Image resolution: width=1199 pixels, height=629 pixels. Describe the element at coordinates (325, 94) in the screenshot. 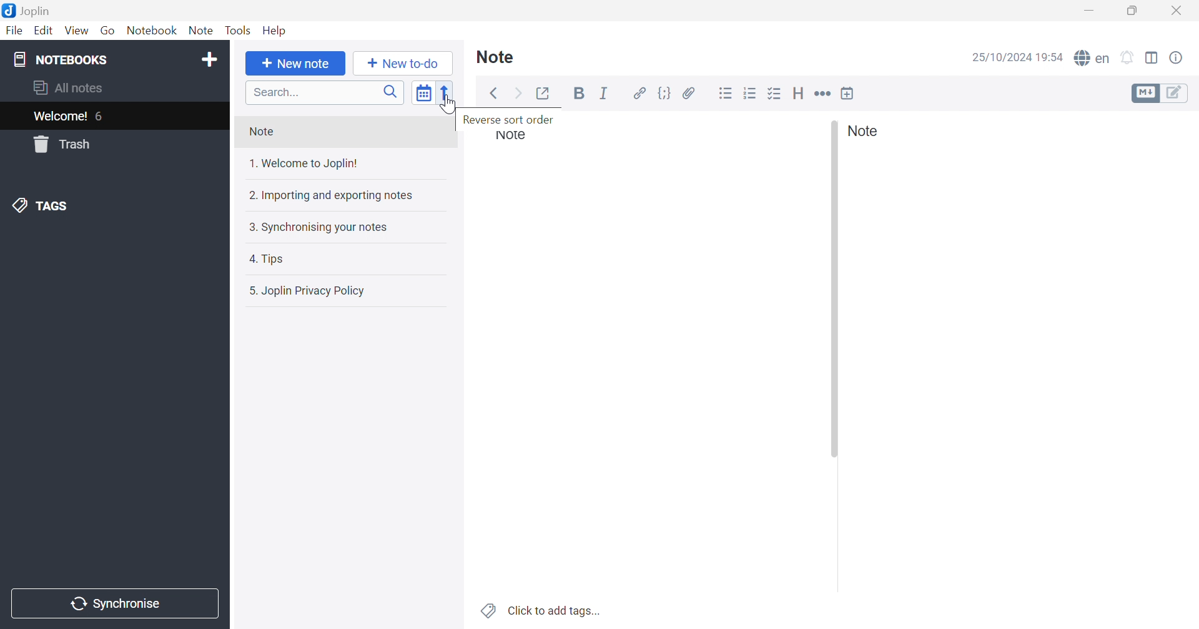

I see `Search bar` at that location.